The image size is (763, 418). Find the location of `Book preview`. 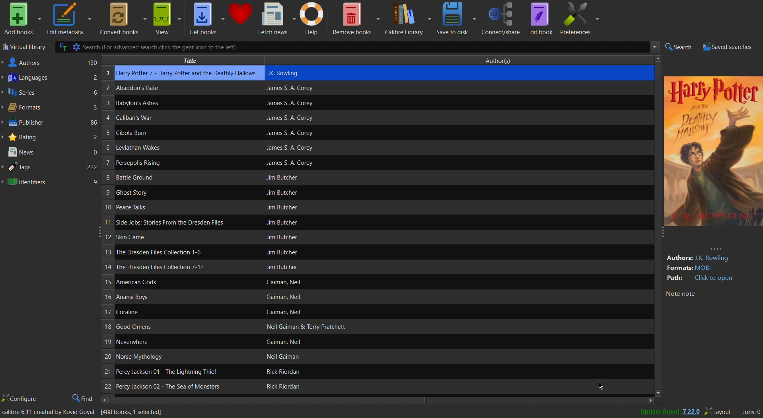

Book preview is located at coordinates (714, 156).